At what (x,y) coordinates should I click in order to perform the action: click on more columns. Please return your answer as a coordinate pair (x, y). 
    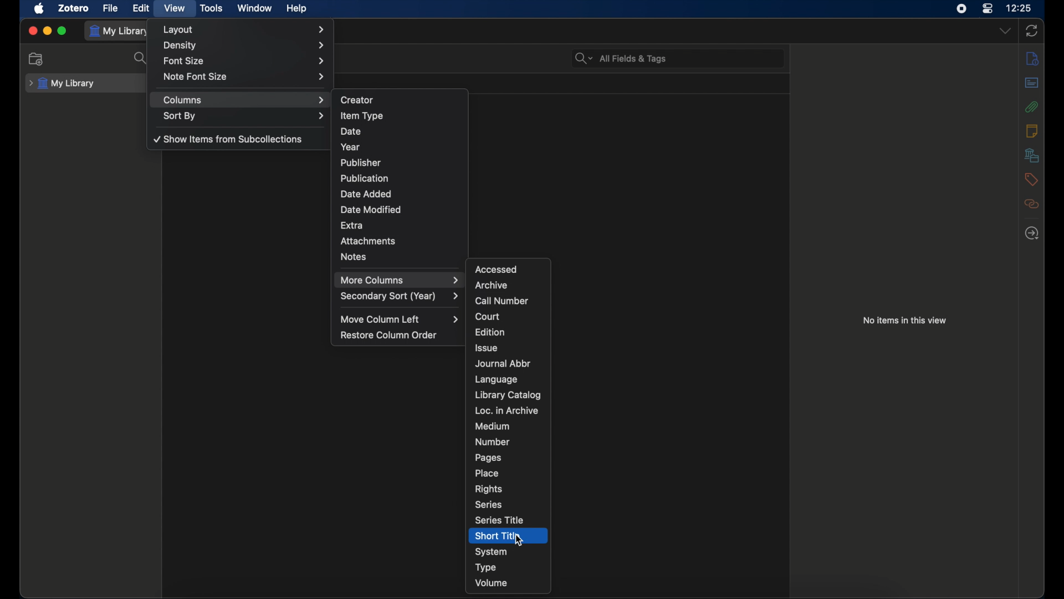
    Looking at the image, I should click on (399, 280).